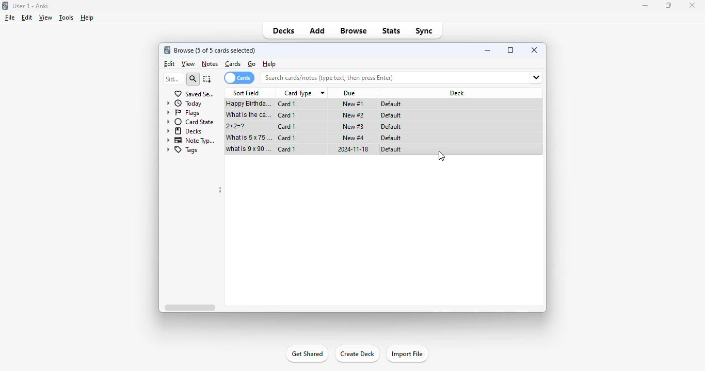 This screenshot has height=371, width=705. Describe the element at coordinates (303, 93) in the screenshot. I see `card type` at that location.